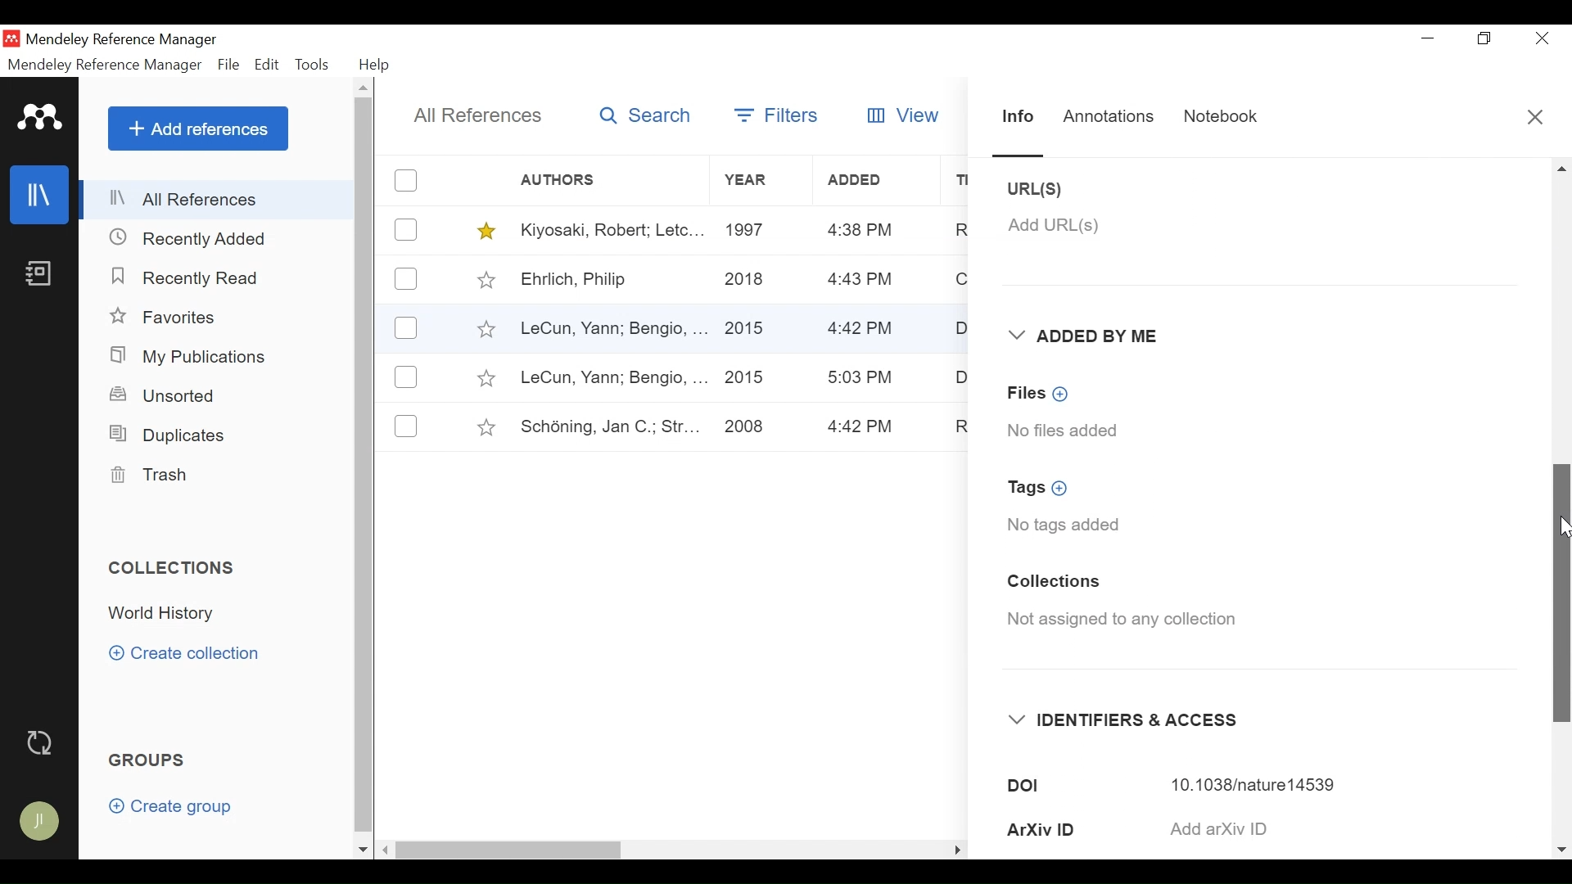  Describe the element at coordinates (775, 115) in the screenshot. I see `Filters` at that location.